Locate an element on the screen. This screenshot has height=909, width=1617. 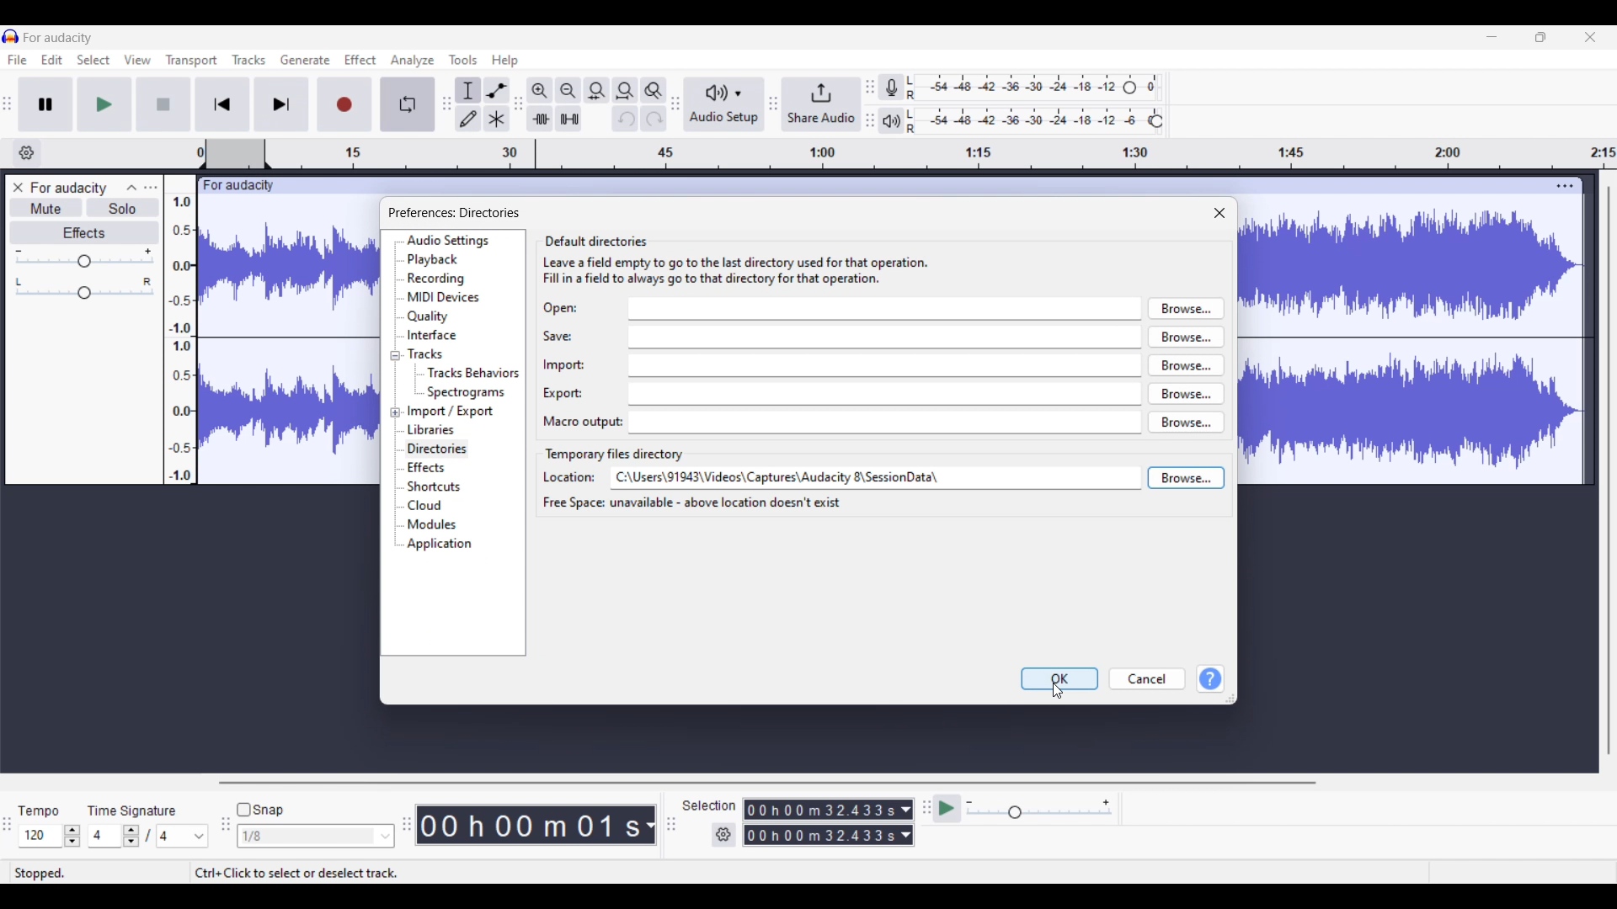
Close is located at coordinates (1220, 213).